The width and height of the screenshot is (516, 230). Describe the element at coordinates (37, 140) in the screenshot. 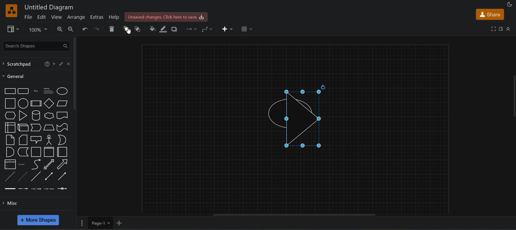

I see `callout` at that location.